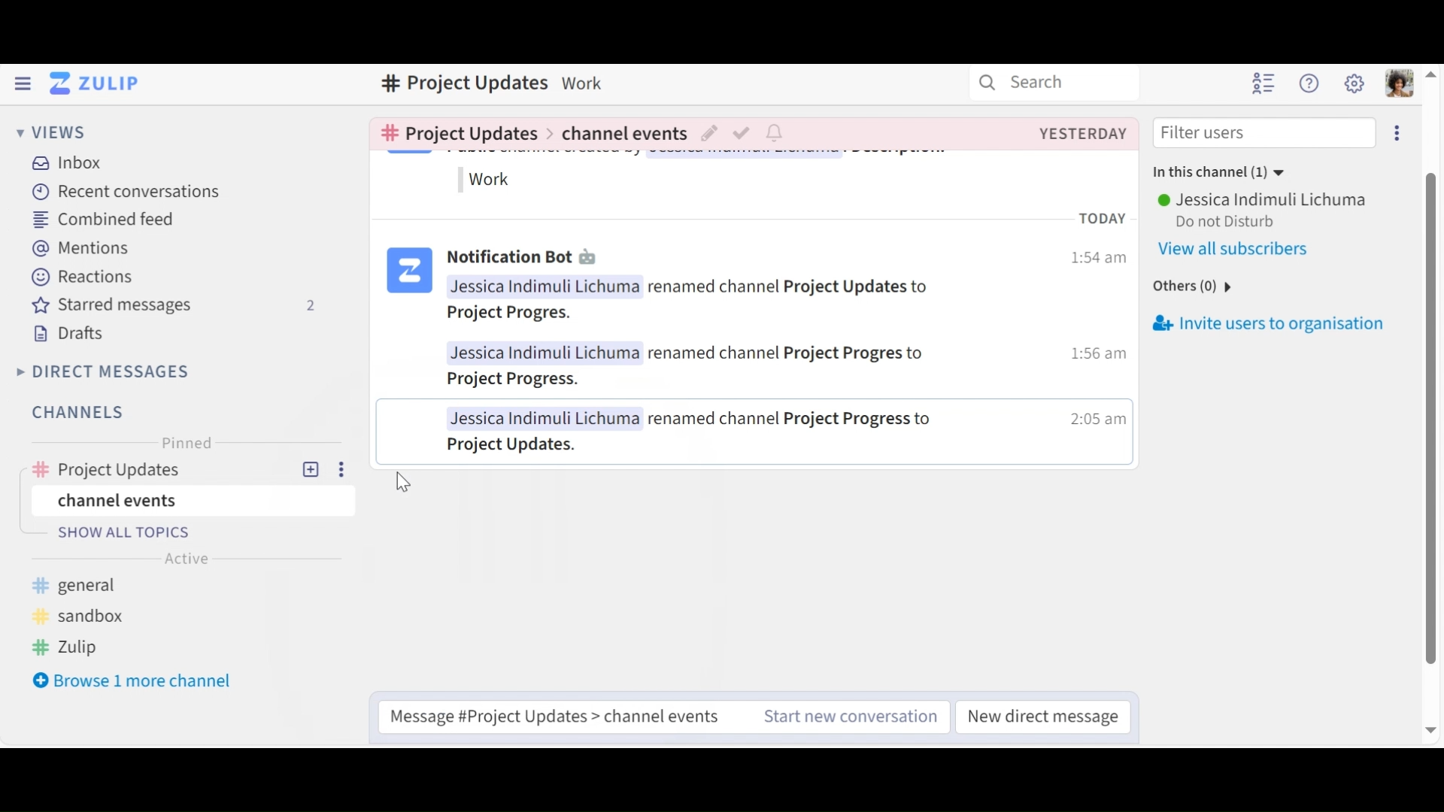  Describe the element at coordinates (65, 165) in the screenshot. I see `Inbox` at that location.